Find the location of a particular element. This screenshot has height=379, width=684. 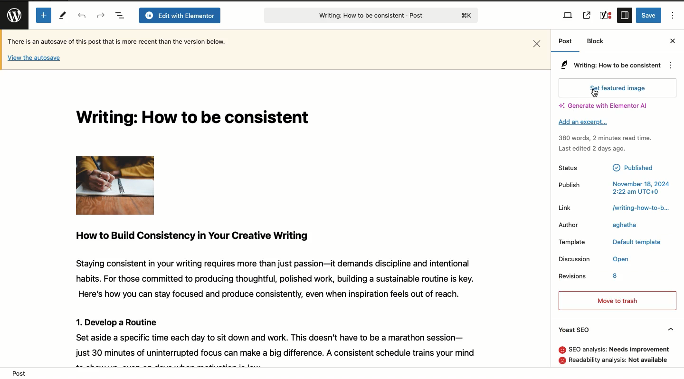

Redo is located at coordinates (101, 15).